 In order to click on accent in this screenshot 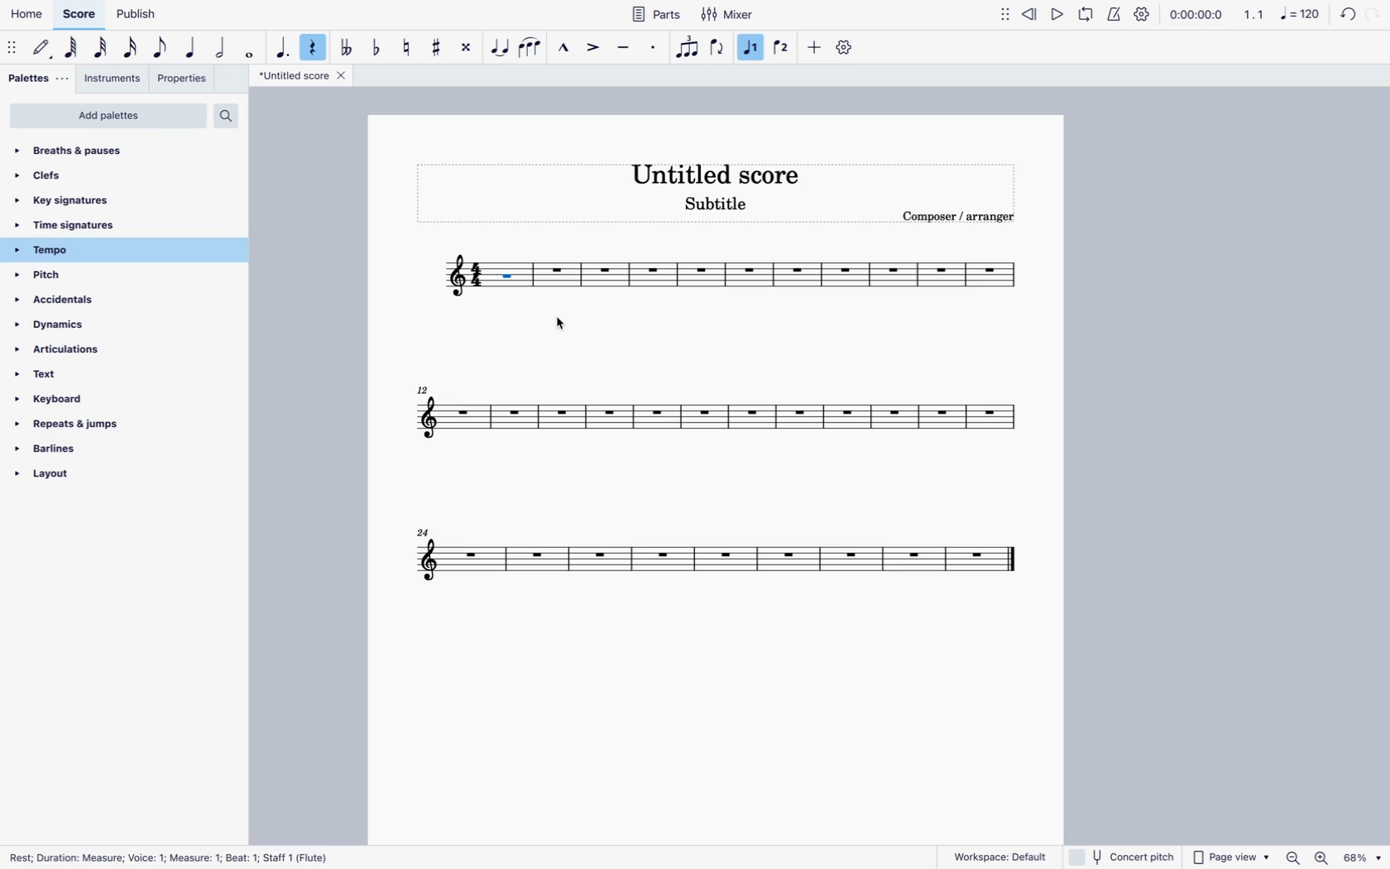, I will do `click(595, 49)`.